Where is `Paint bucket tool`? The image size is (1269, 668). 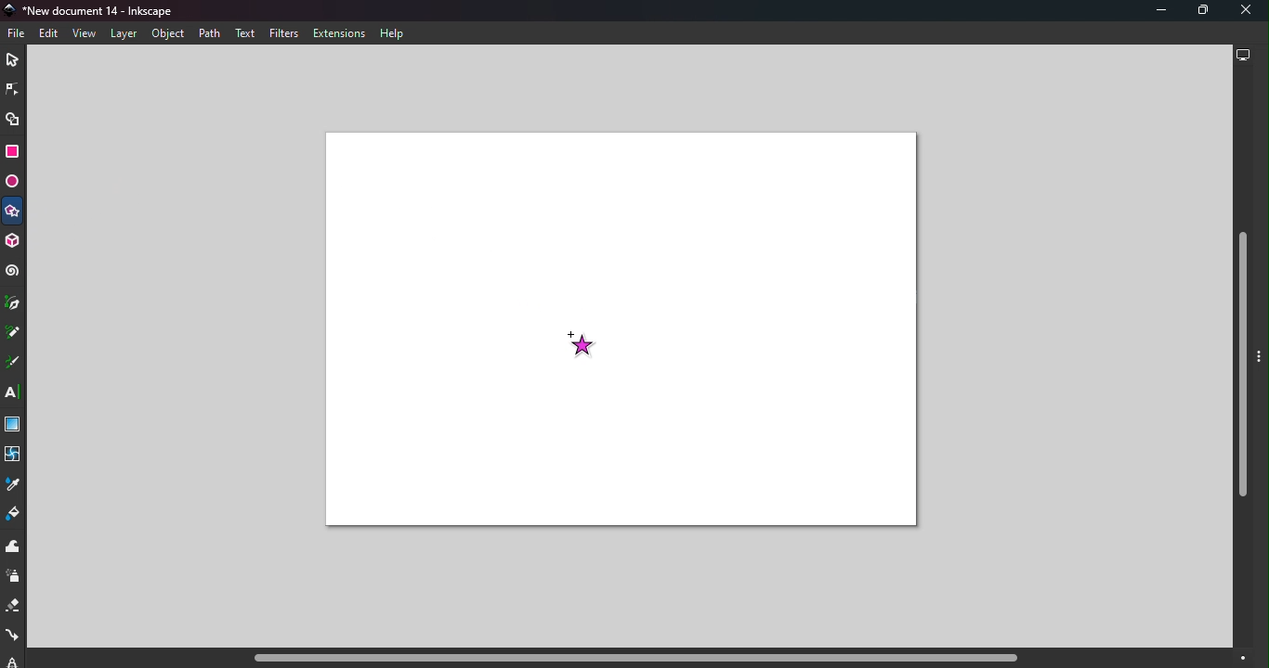 Paint bucket tool is located at coordinates (15, 516).